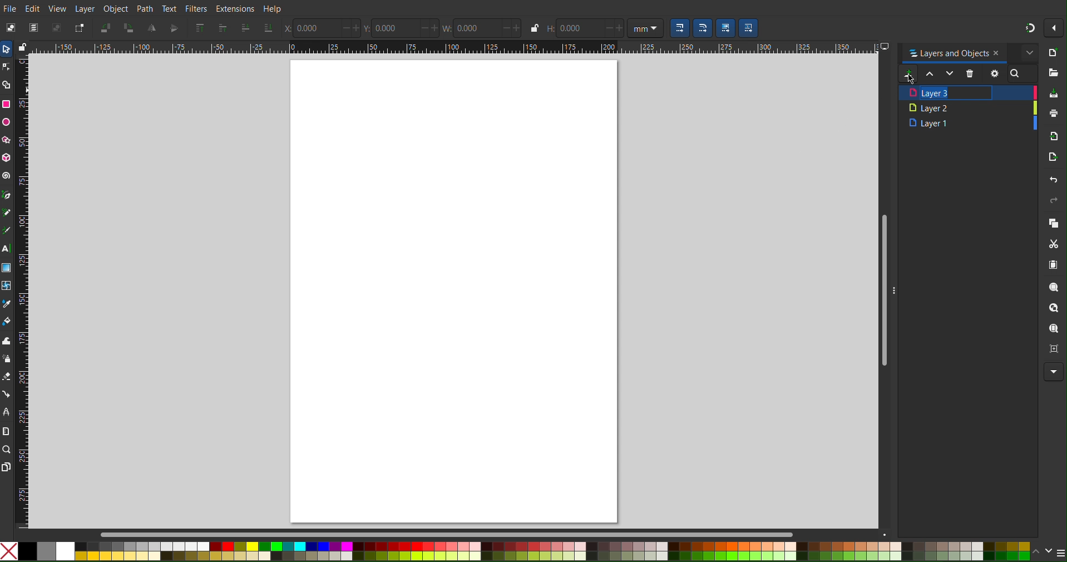 The height and width of the screenshot is (562, 1067). Describe the element at coordinates (152, 28) in the screenshot. I see `Mirror Vertically` at that location.